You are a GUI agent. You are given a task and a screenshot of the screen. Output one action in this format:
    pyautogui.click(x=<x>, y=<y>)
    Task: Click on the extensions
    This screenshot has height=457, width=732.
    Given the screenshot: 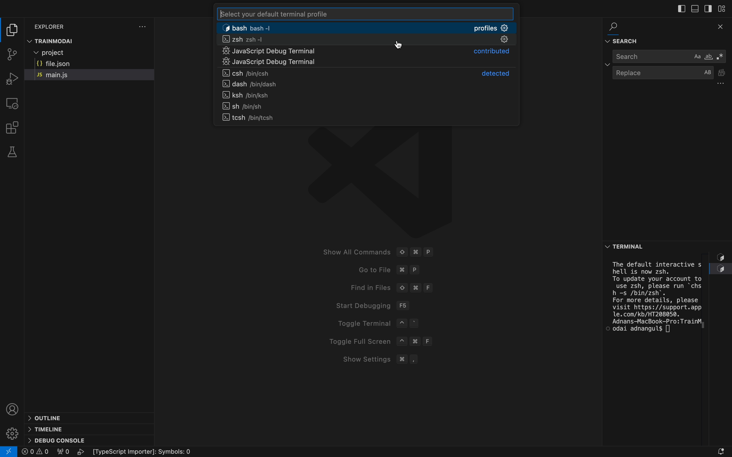 What is the action you would take?
    pyautogui.click(x=15, y=128)
    